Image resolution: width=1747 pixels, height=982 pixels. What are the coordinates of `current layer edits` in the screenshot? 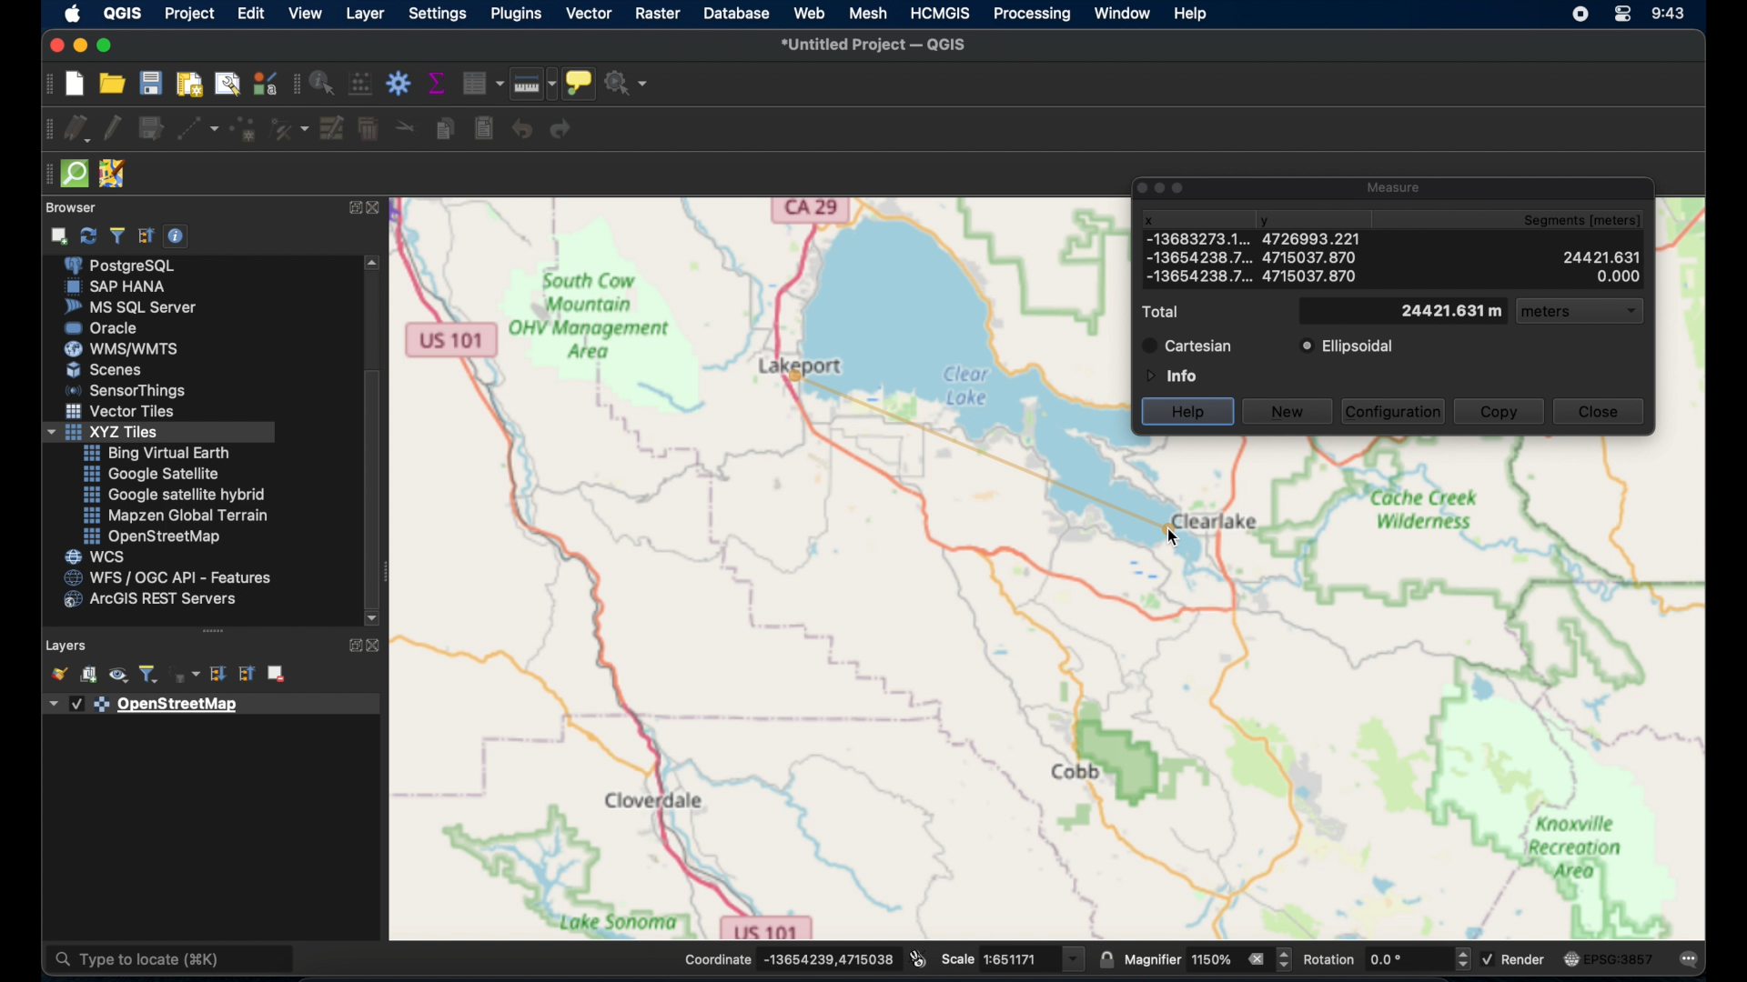 It's located at (75, 130).